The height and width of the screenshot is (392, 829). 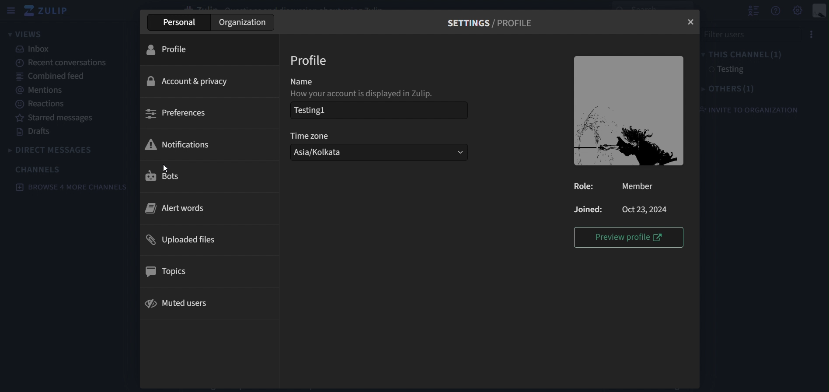 I want to click on Time zone, so click(x=313, y=135).